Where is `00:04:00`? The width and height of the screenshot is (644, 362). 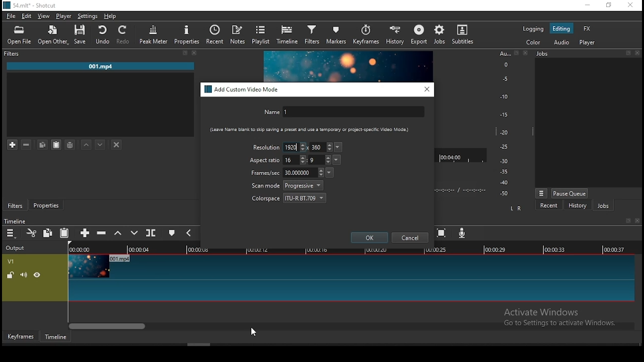 00:04:00 is located at coordinates (452, 155).